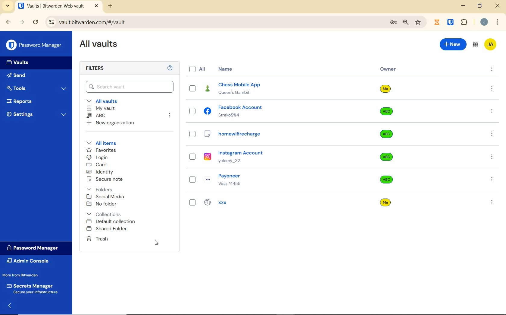 Image resolution: width=506 pixels, height=315 pixels. Describe the element at coordinates (492, 112) in the screenshot. I see `more options` at that location.